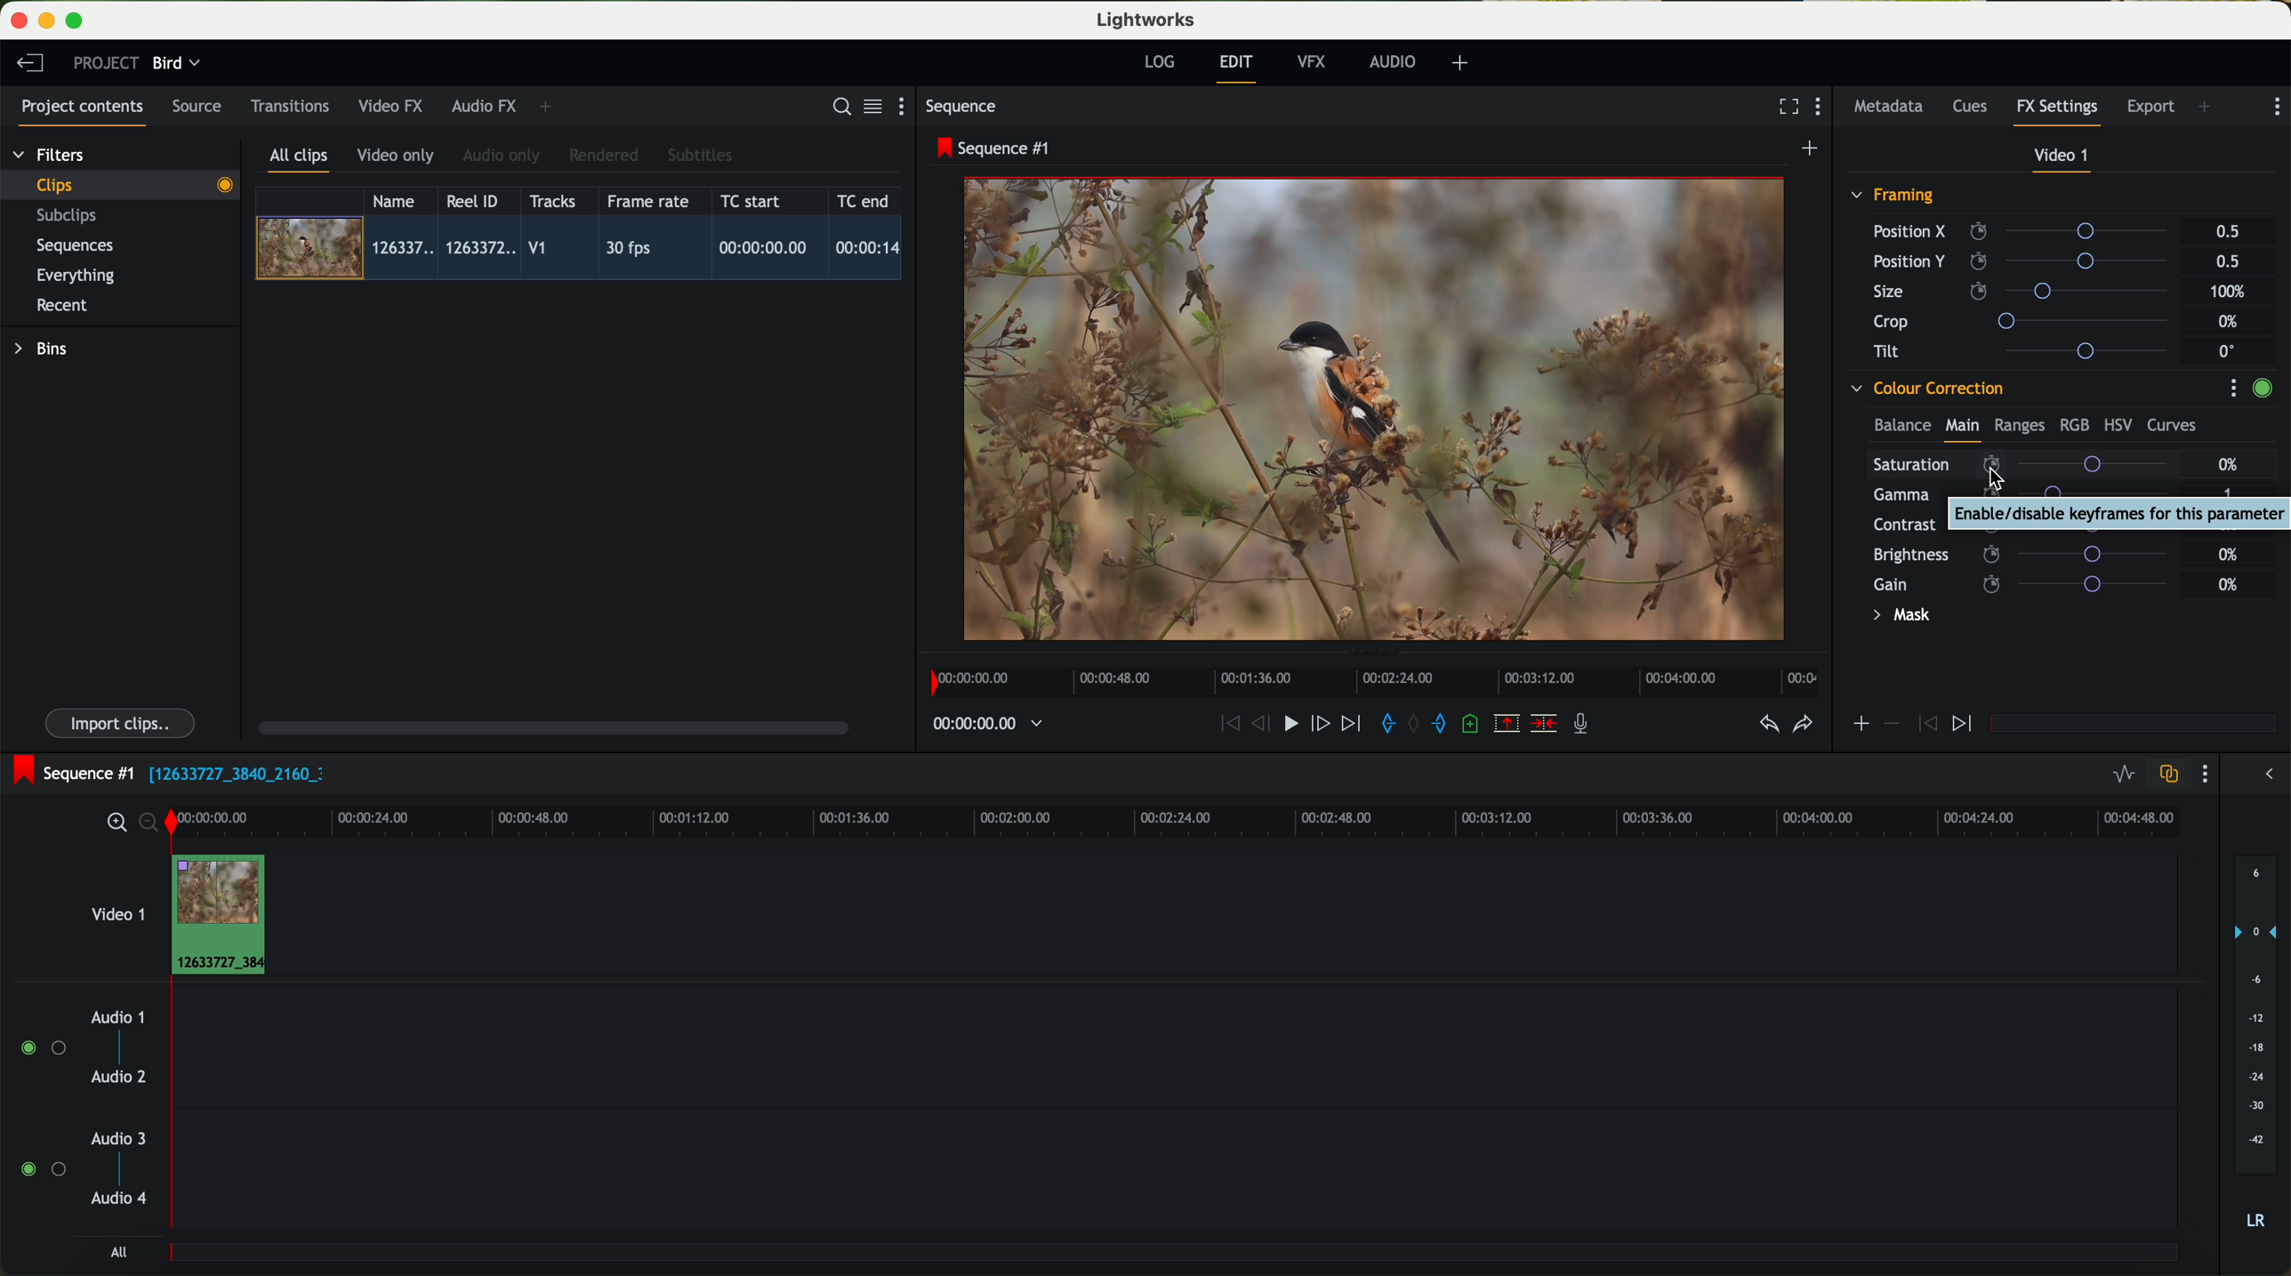 Image resolution: width=2291 pixels, height=1276 pixels. What do you see at coordinates (68, 773) in the screenshot?
I see `sequence #1` at bounding box center [68, 773].